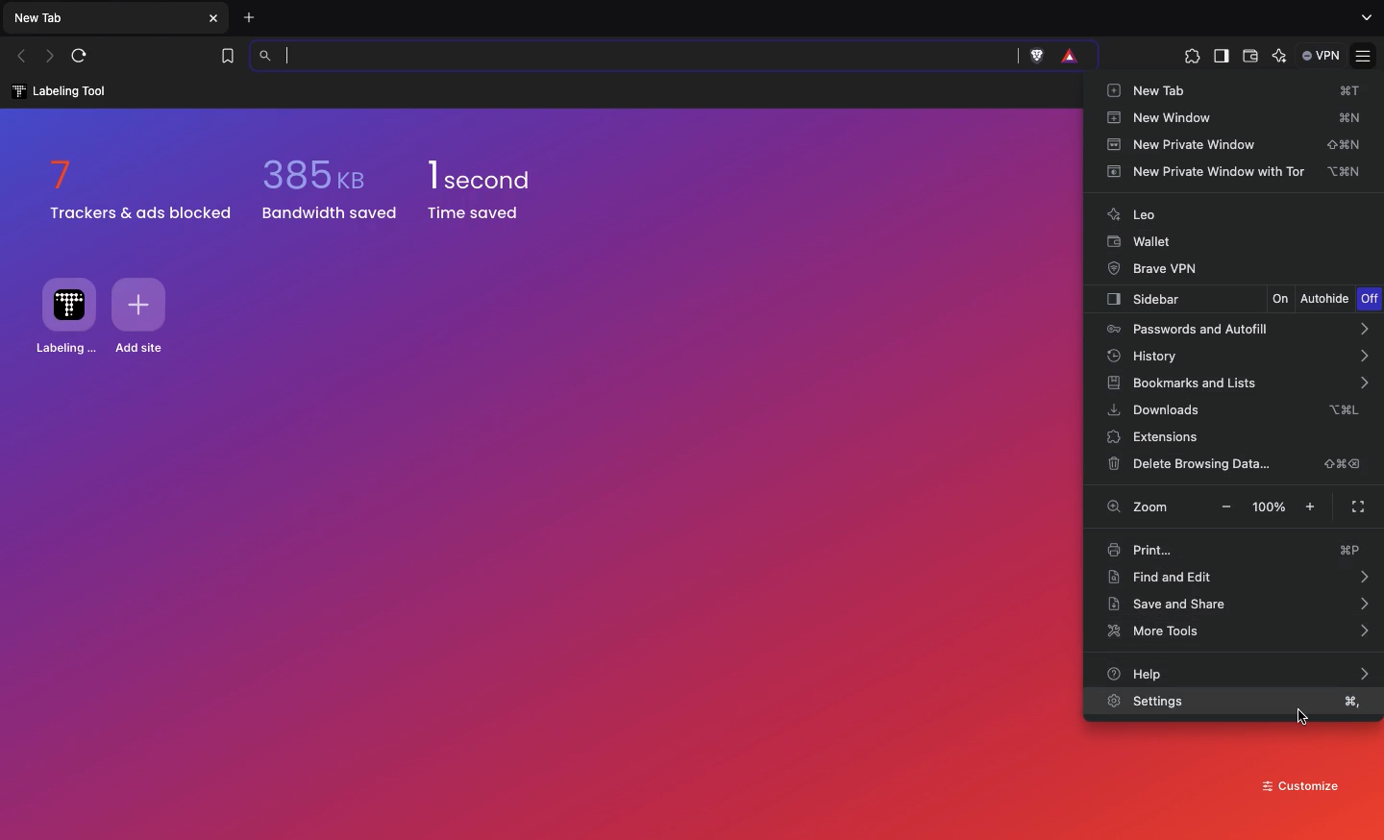 Image resolution: width=1384 pixels, height=840 pixels. I want to click on customize and control brave, so click(1366, 50).